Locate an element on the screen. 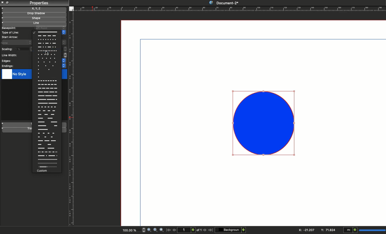 The width and height of the screenshot is (386, 234). line option is located at coordinates (47, 100).